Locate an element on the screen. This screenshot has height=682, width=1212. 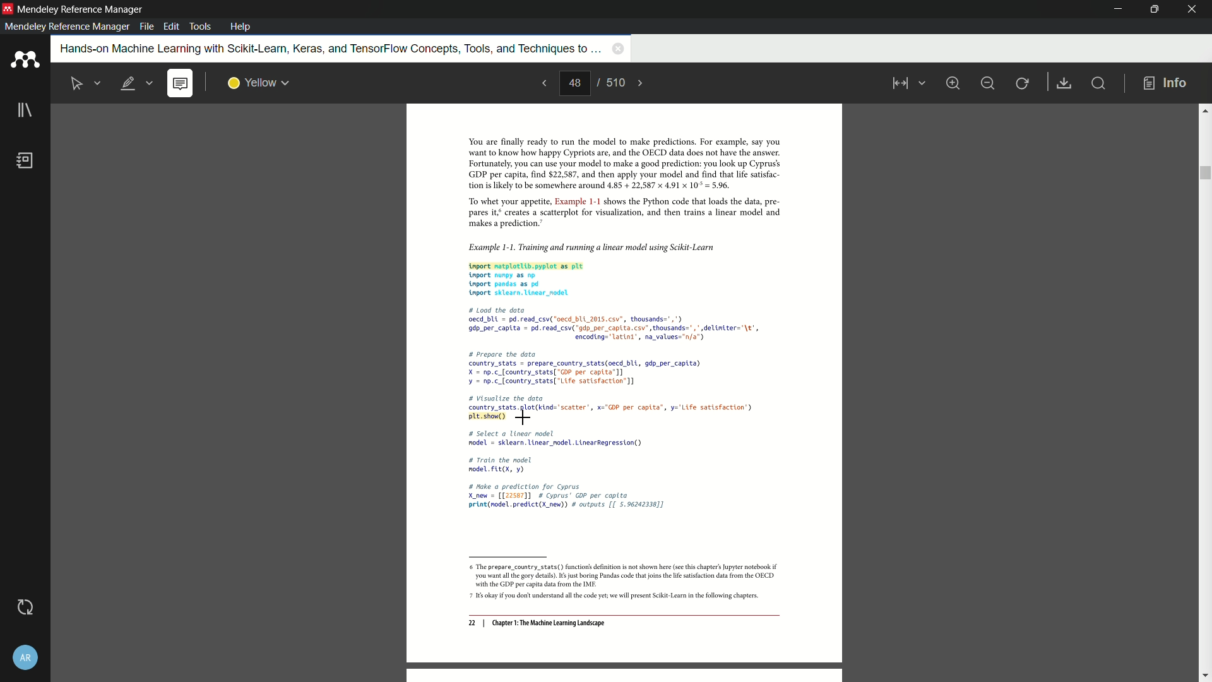
edit menu is located at coordinates (173, 27).